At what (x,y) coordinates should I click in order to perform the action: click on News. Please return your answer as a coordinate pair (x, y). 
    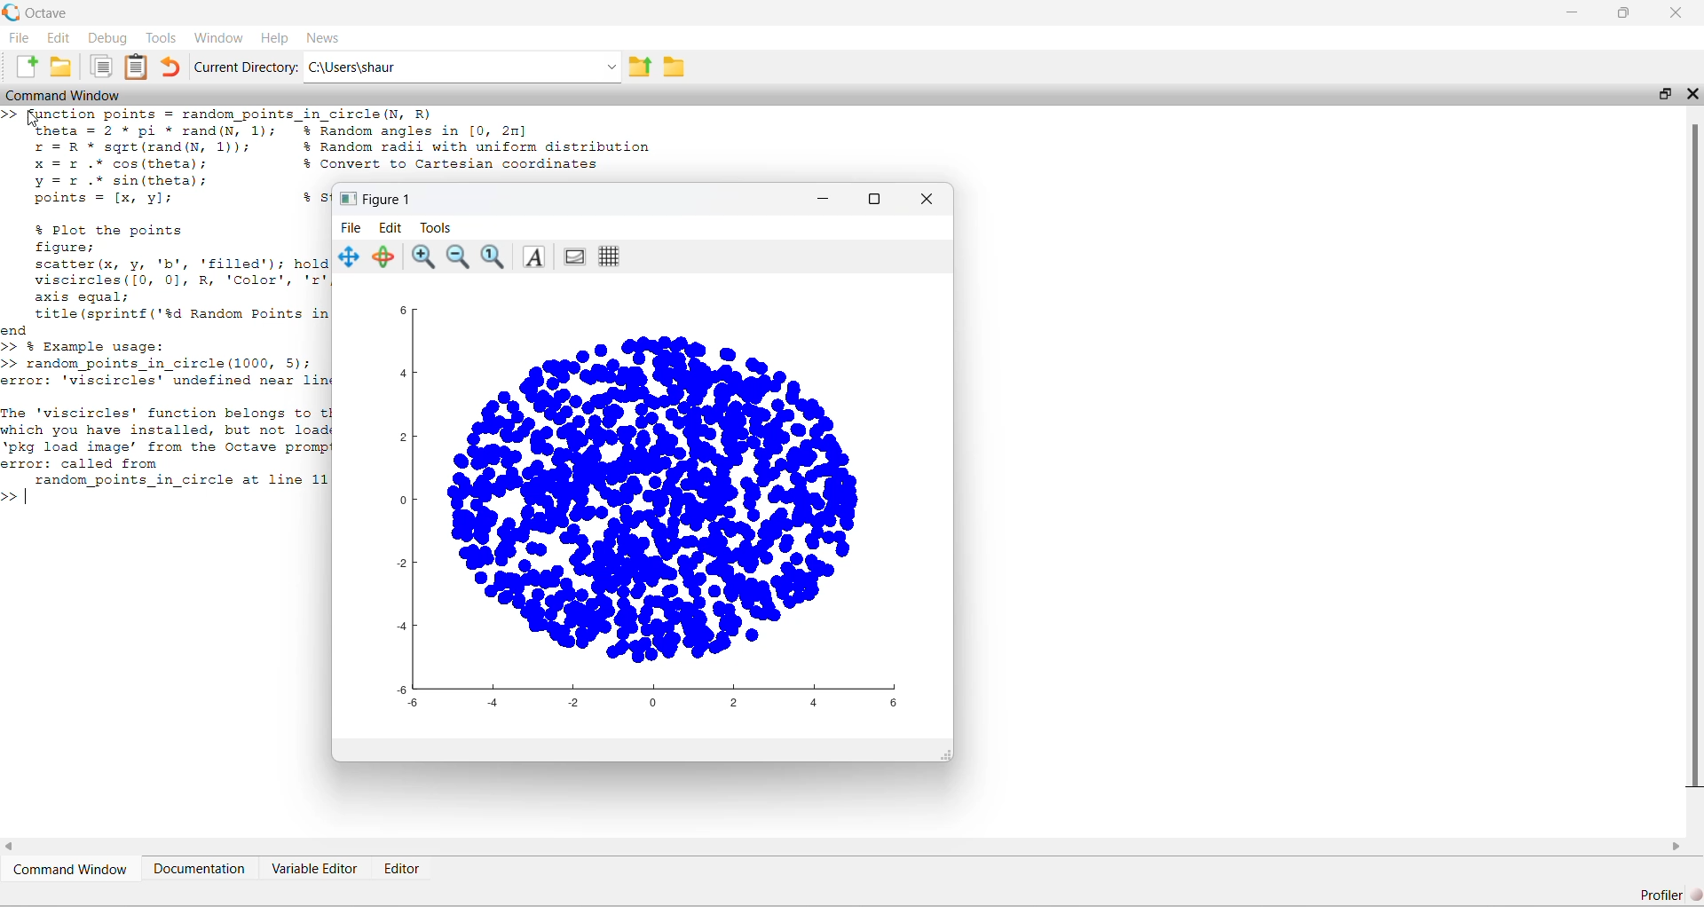
    Looking at the image, I should click on (322, 36).